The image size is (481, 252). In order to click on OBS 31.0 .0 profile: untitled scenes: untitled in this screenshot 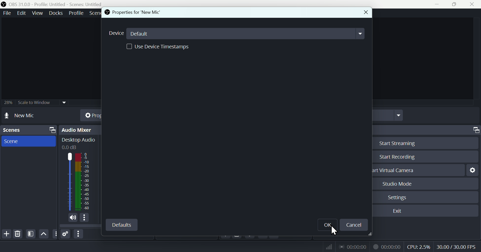, I will do `click(59, 4)`.